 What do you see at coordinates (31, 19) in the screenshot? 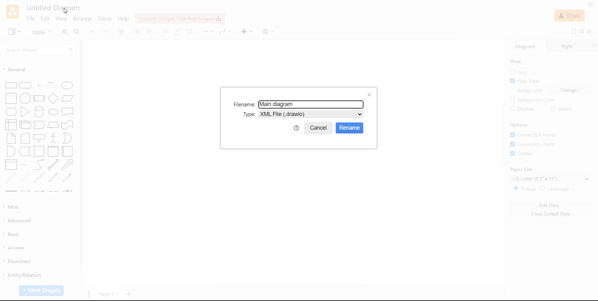
I see `File ` at bounding box center [31, 19].